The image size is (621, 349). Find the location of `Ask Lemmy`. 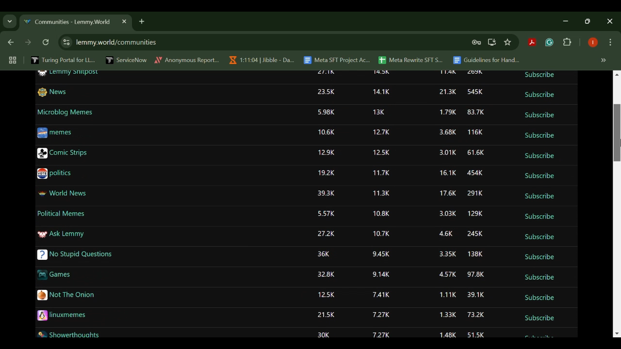

Ask Lemmy is located at coordinates (62, 235).